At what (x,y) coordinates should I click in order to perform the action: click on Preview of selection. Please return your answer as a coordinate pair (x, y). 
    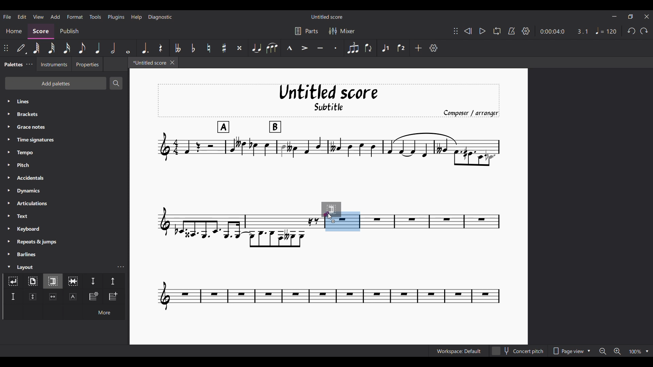
    Looking at the image, I should click on (336, 209).